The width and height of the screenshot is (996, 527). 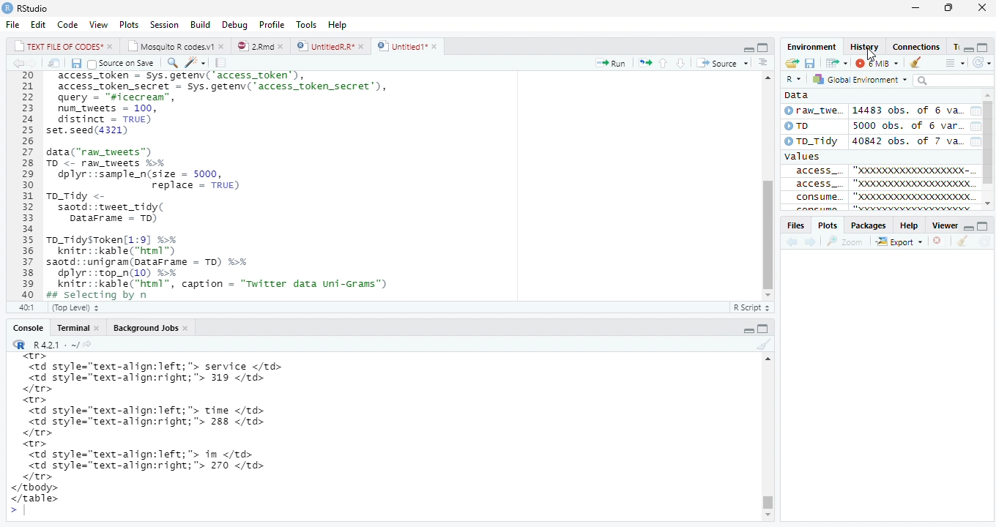 I want to click on forward/backward source location, so click(x=800, y=241).